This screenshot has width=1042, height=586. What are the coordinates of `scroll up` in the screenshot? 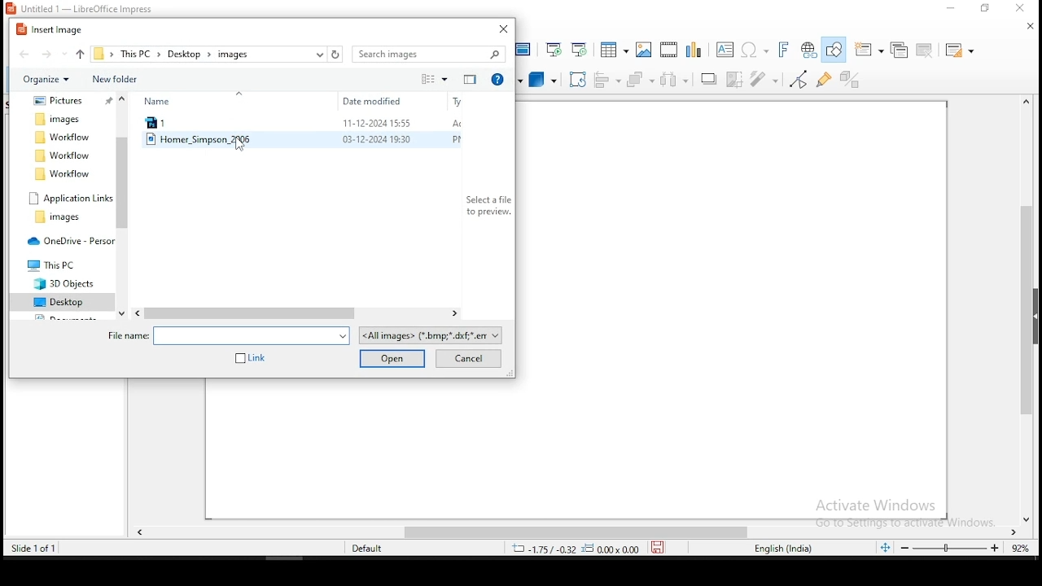 It's located at (126, 97).